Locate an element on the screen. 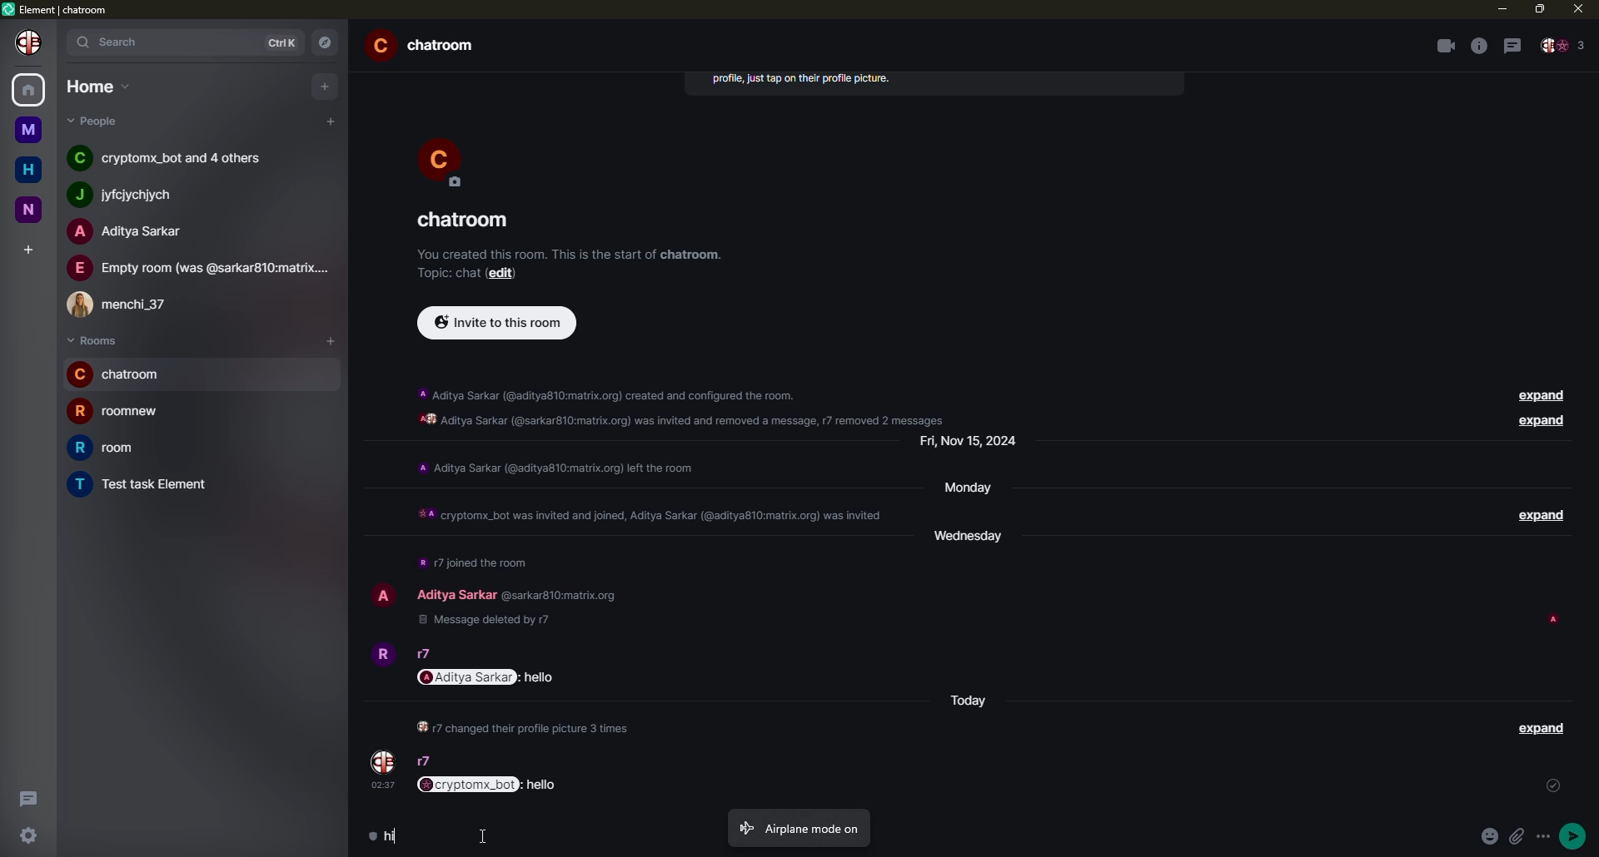 The image size is (1599, 857). profile is located at coordinates (382, 760).